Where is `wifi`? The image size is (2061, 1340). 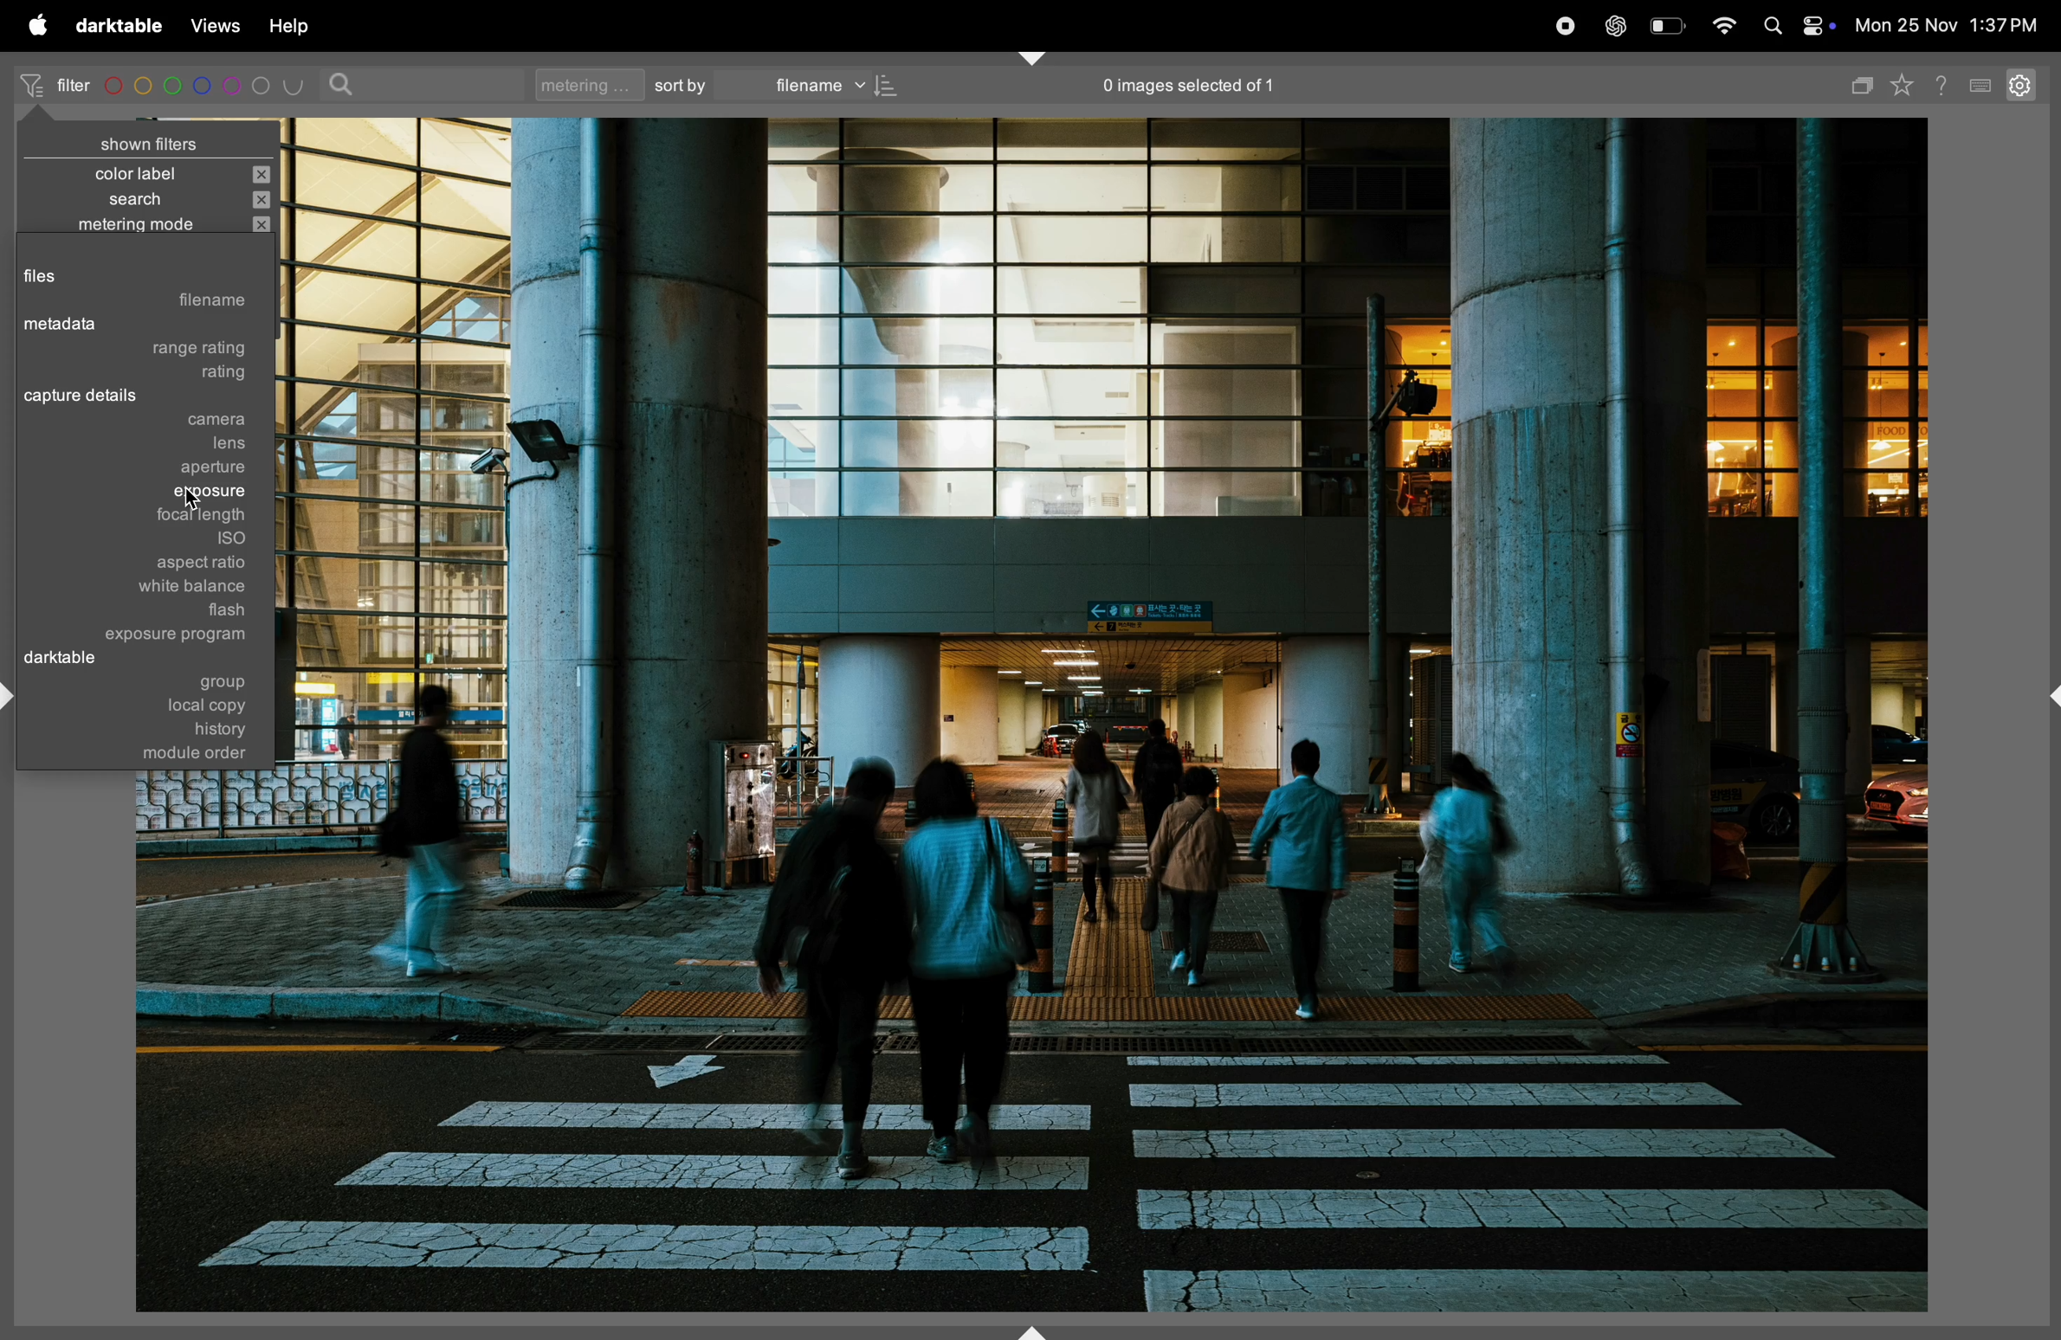
wifi is located at coordinates (1724, 25).